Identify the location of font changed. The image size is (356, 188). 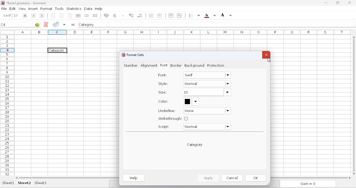
(58, 51).